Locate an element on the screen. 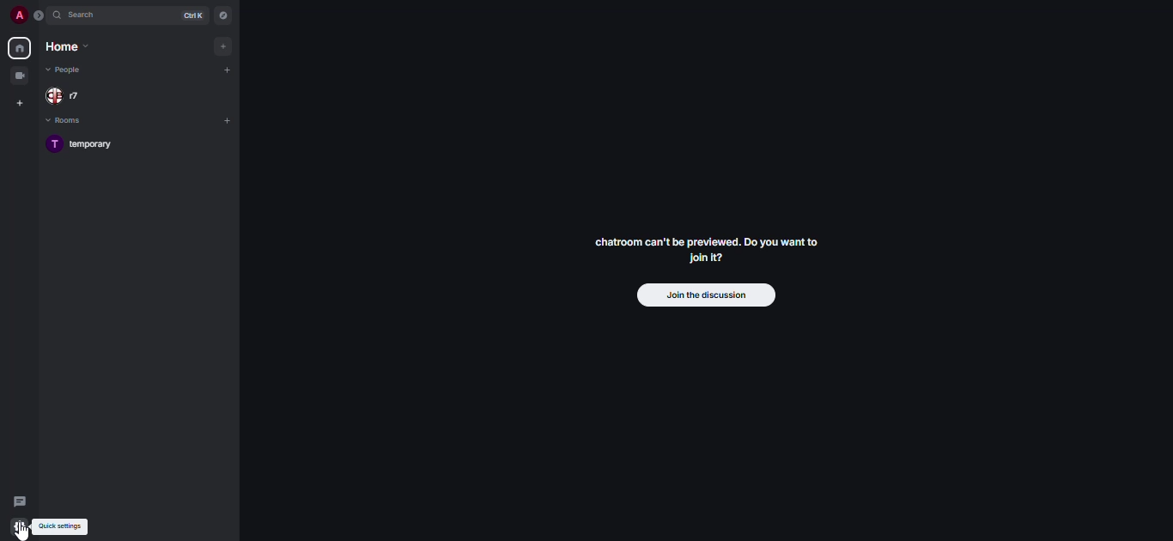 This screenshot has width=1173, height=541. rooms is located at coordinates (64, 121).